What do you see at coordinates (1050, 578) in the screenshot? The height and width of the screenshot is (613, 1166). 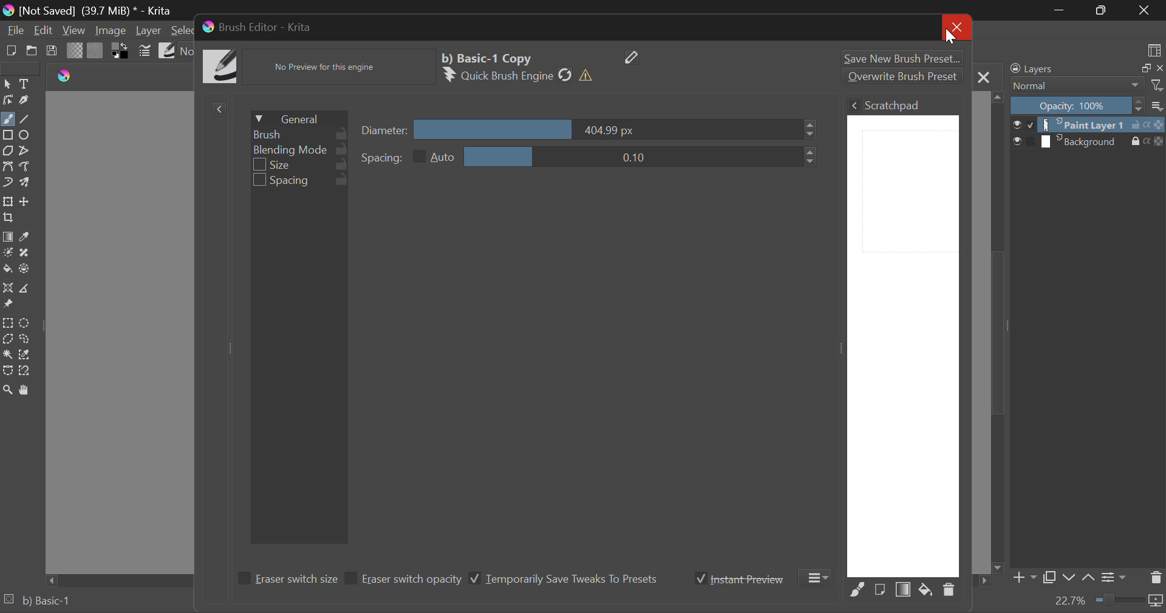 I see `Copy Layer` at bounding box center [1050, 578].